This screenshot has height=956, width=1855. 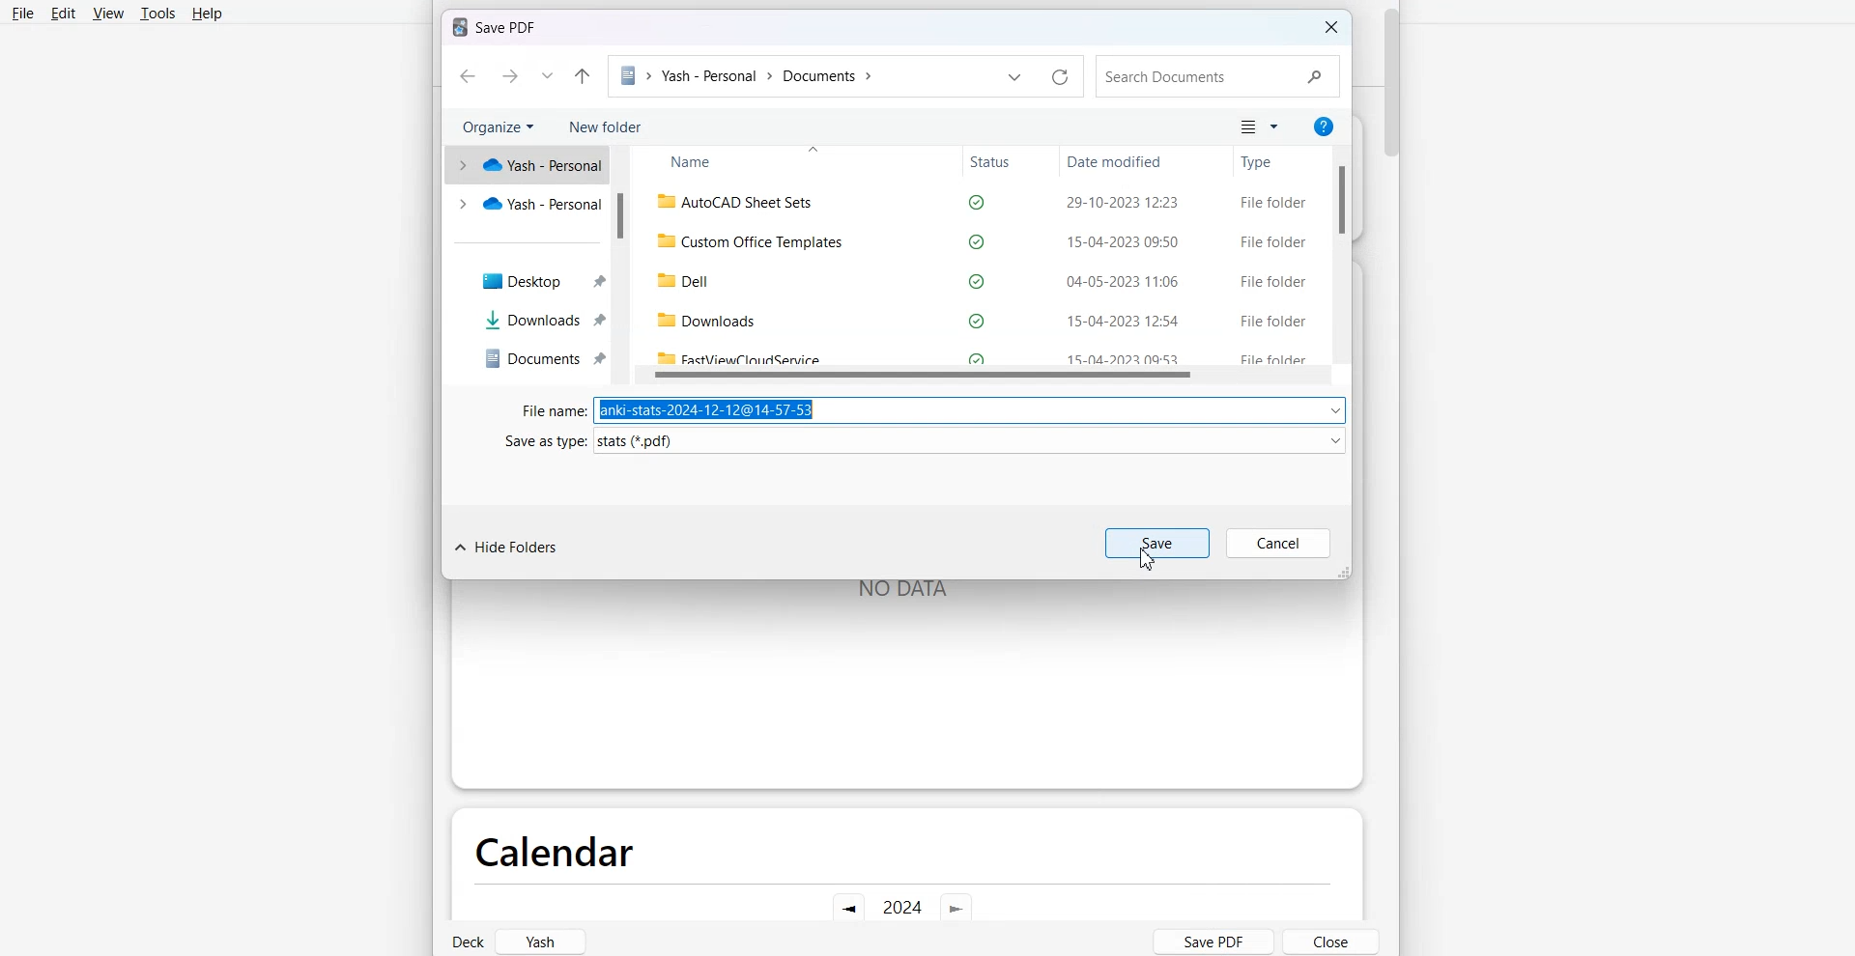 What do you see at coordinates (972, 407) in the screenshot?
I see `anki-stats-2024-12-12@14-57-53` at bounding box center [972, 407].